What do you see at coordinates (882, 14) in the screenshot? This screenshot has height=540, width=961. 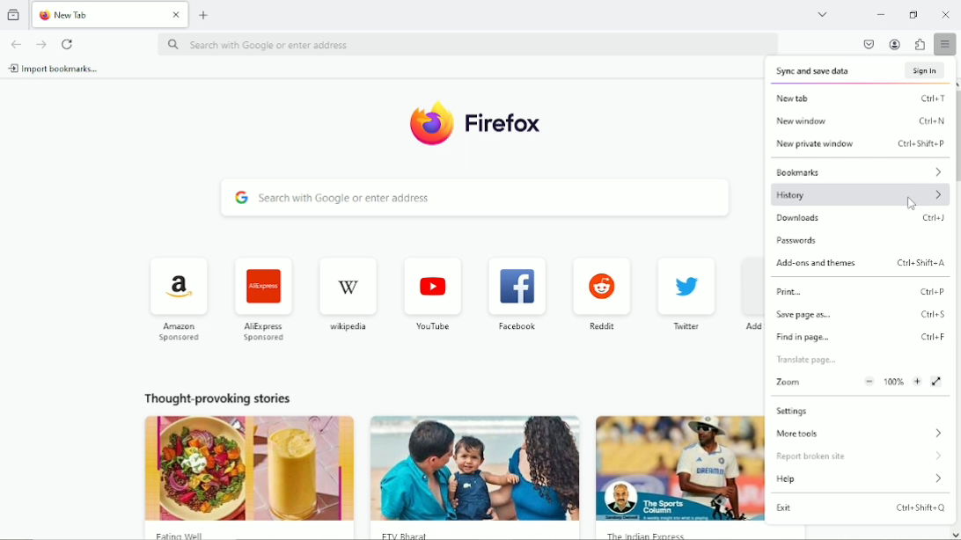 I see `minimize` at bounding box center [882, 14].